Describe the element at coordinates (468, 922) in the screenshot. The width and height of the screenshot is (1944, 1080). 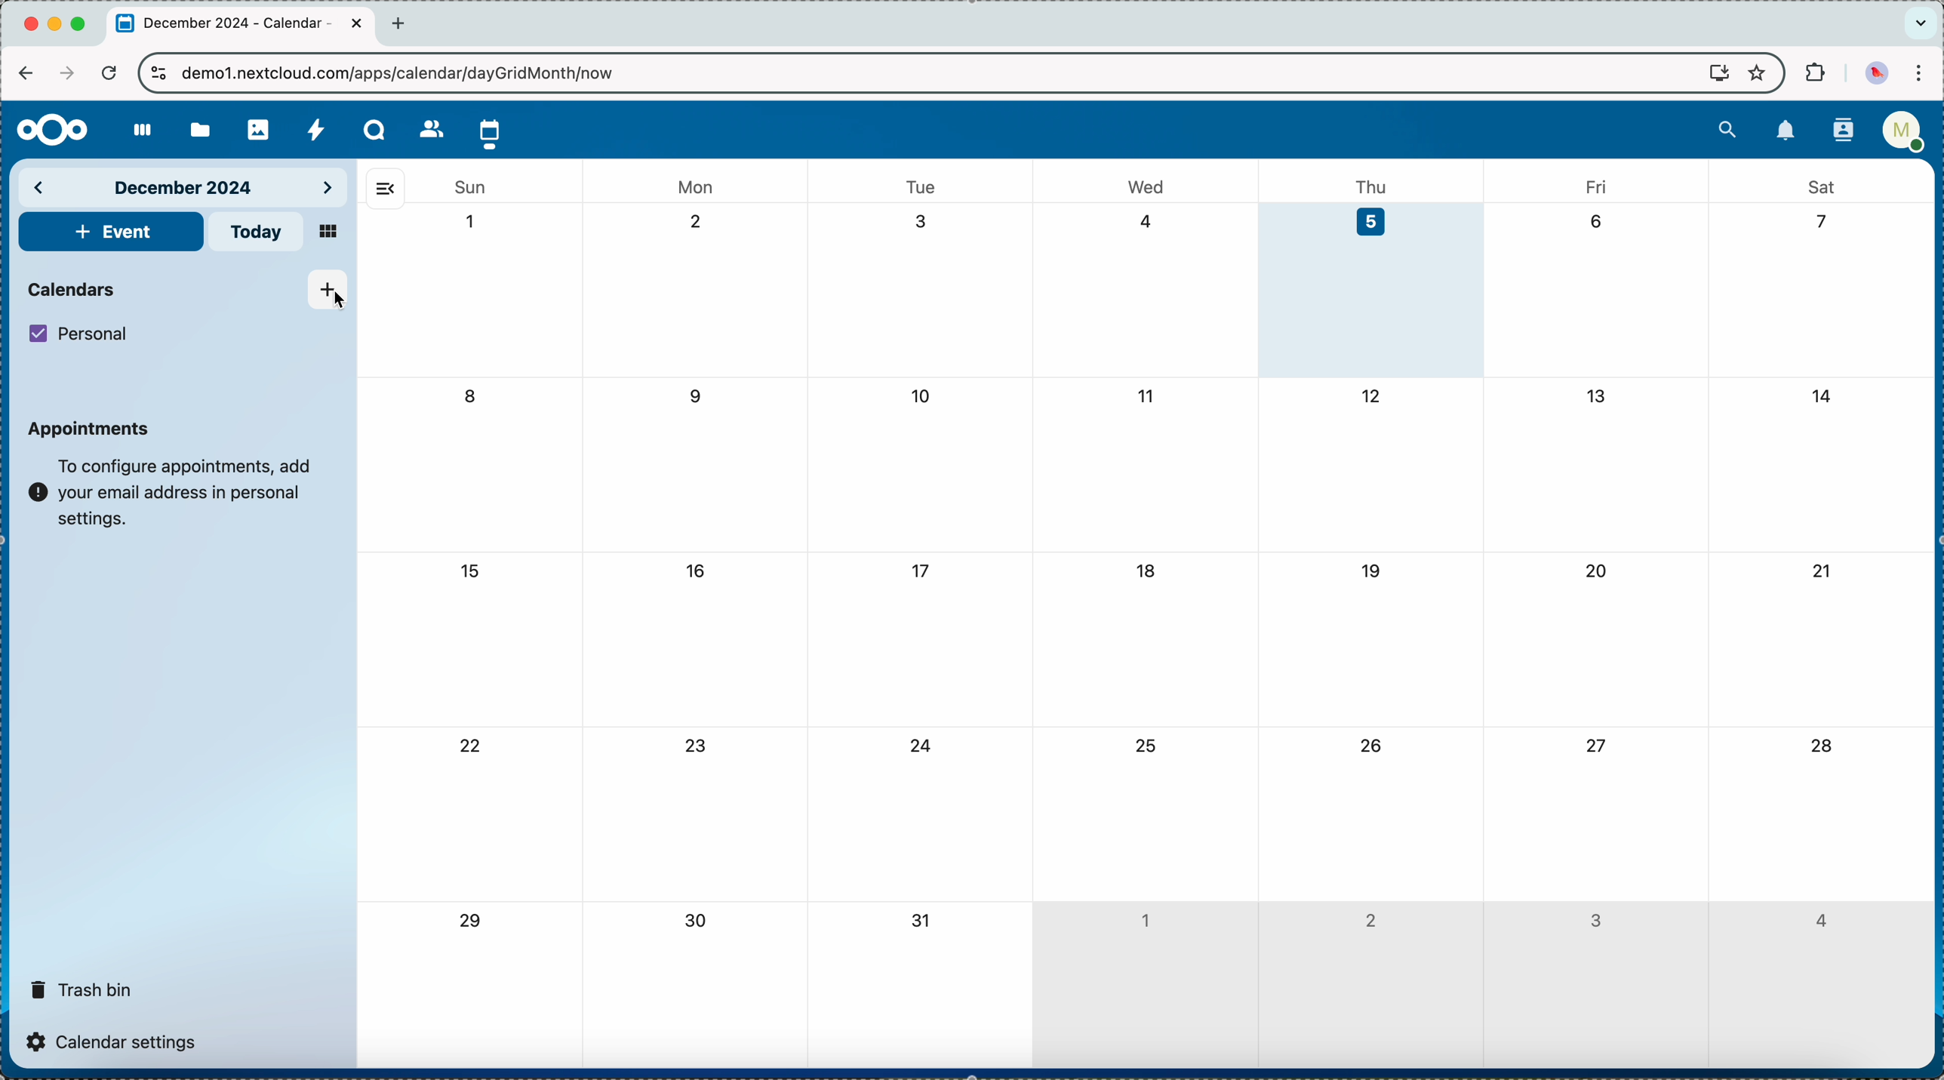
I see `29` at that location.